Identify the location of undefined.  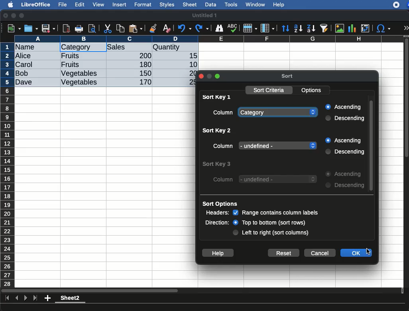
(278, 179).